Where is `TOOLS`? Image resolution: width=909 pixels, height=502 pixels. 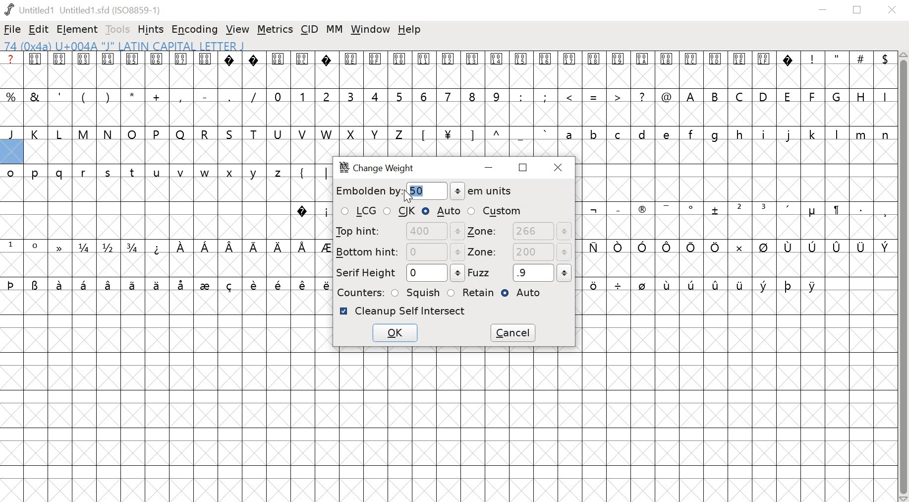 TOOLS is located at coordinates (119, 29).